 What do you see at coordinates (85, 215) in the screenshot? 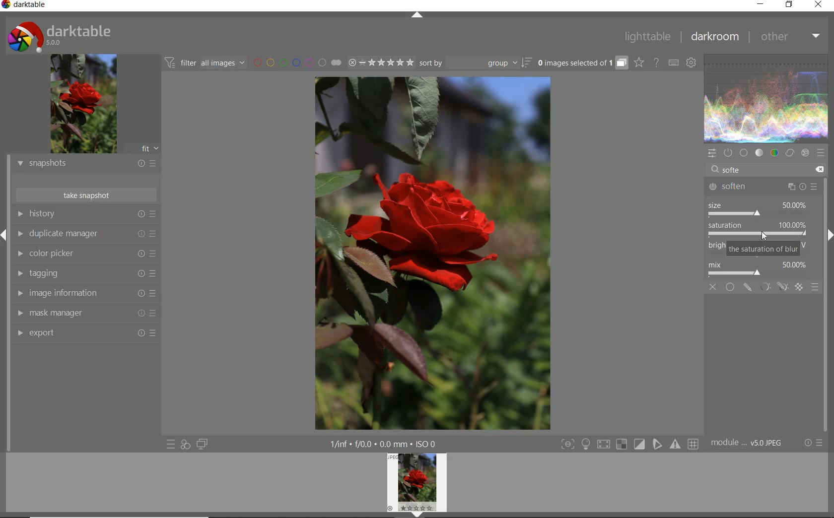
I see `history` at bounding box center [85, 215].